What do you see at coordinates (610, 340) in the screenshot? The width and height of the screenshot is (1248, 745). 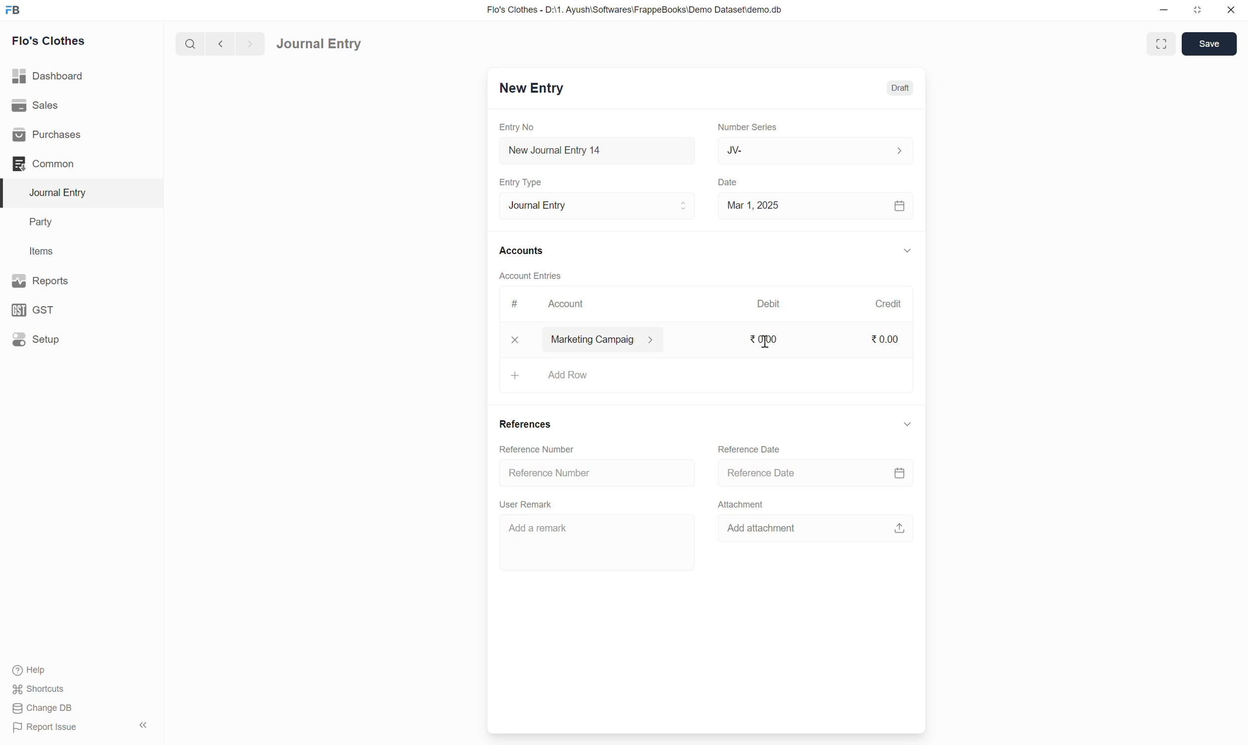 I see `marketing campaig` at bounding box center [610, 340].